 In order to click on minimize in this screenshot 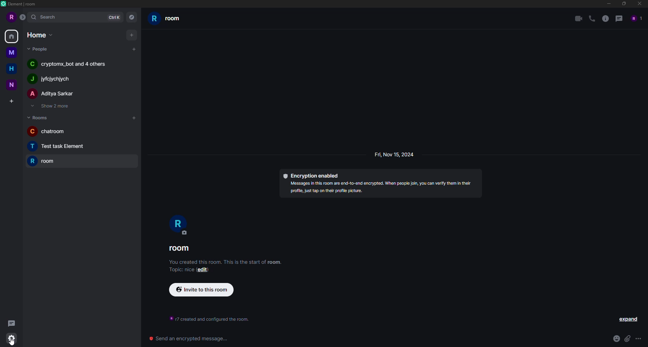, I will do `click(607, 4)`.